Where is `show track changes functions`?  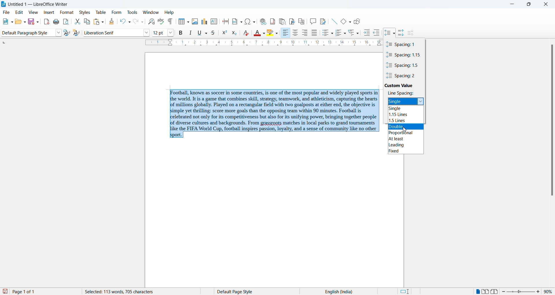 show track changes functions is located at coordinates (323, 21).